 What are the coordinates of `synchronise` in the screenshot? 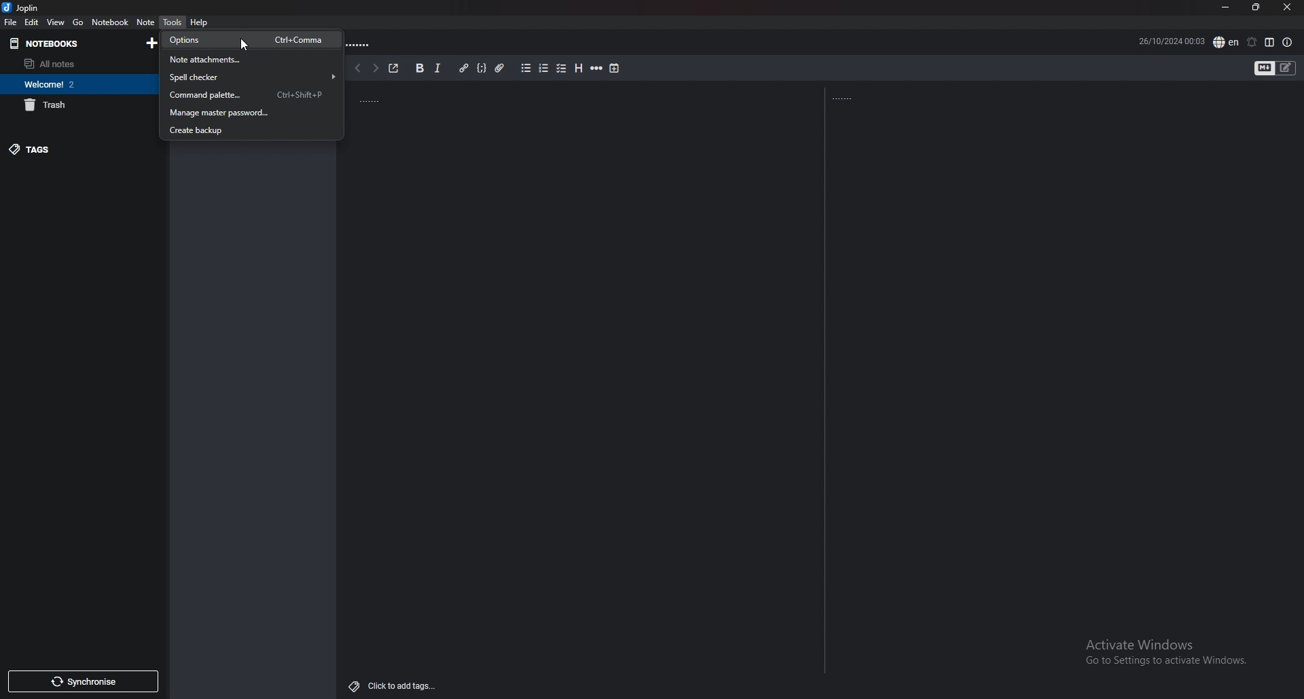 It's located at (84, 681).